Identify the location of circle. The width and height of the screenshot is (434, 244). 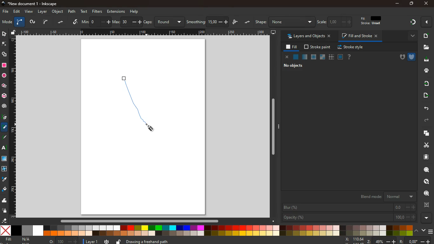
(4, 76).